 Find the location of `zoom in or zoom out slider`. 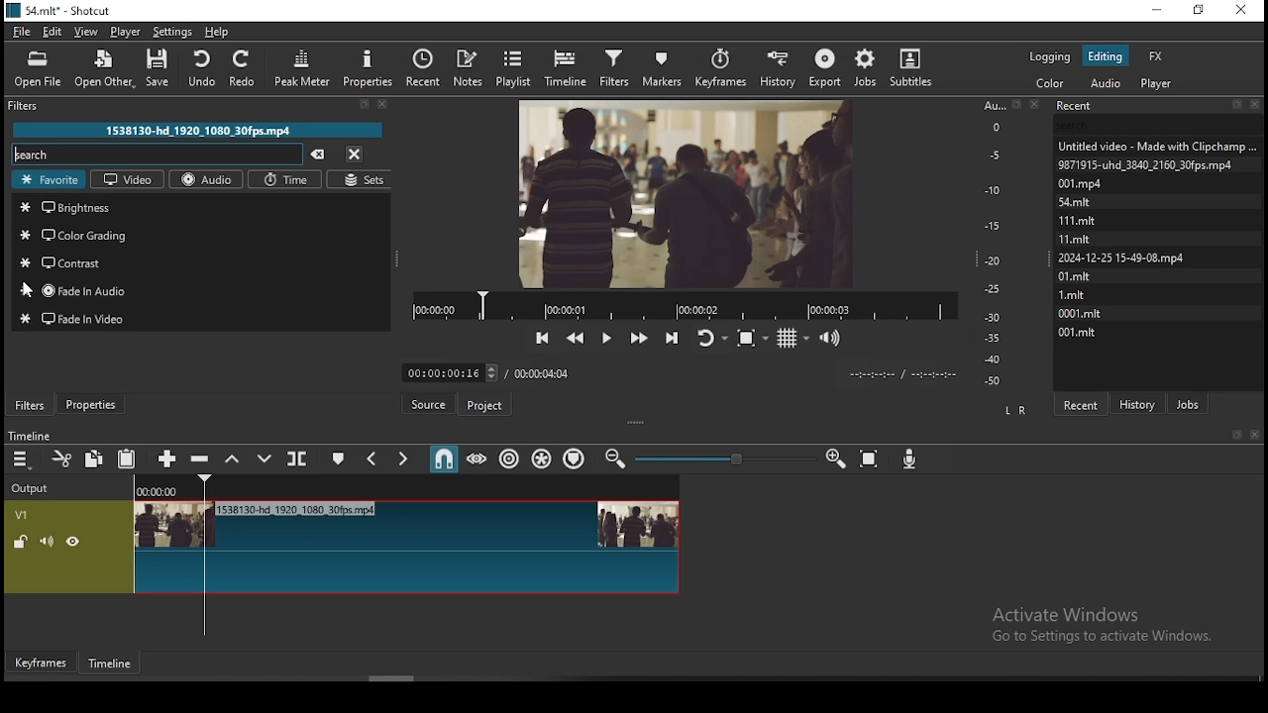

zoom in or zoom out slider is located at coordinates (725, 460).